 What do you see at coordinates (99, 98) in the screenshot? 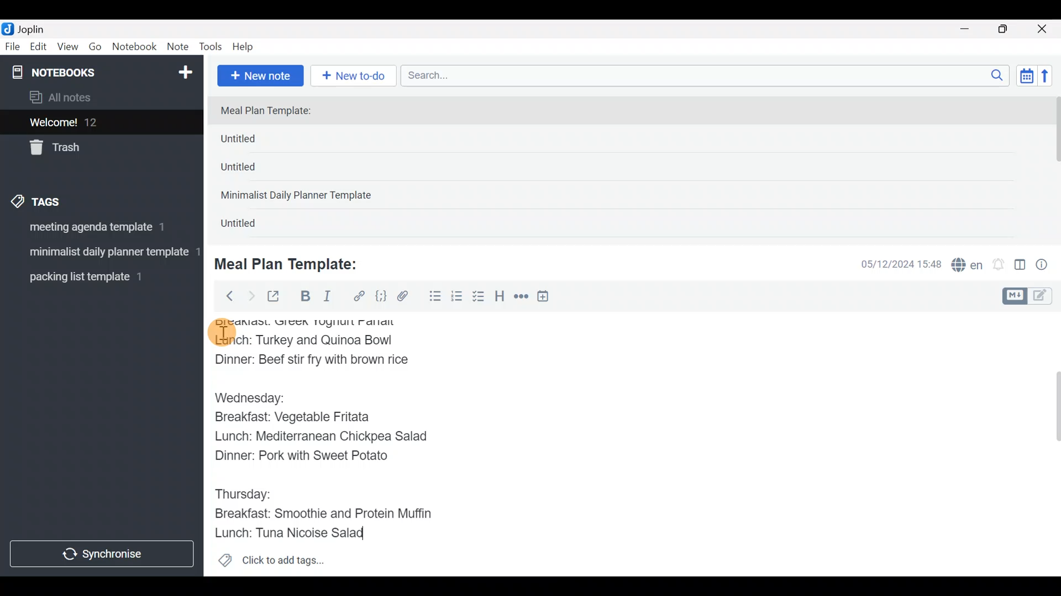
I see `All notes` at bounding box center [99, 98].